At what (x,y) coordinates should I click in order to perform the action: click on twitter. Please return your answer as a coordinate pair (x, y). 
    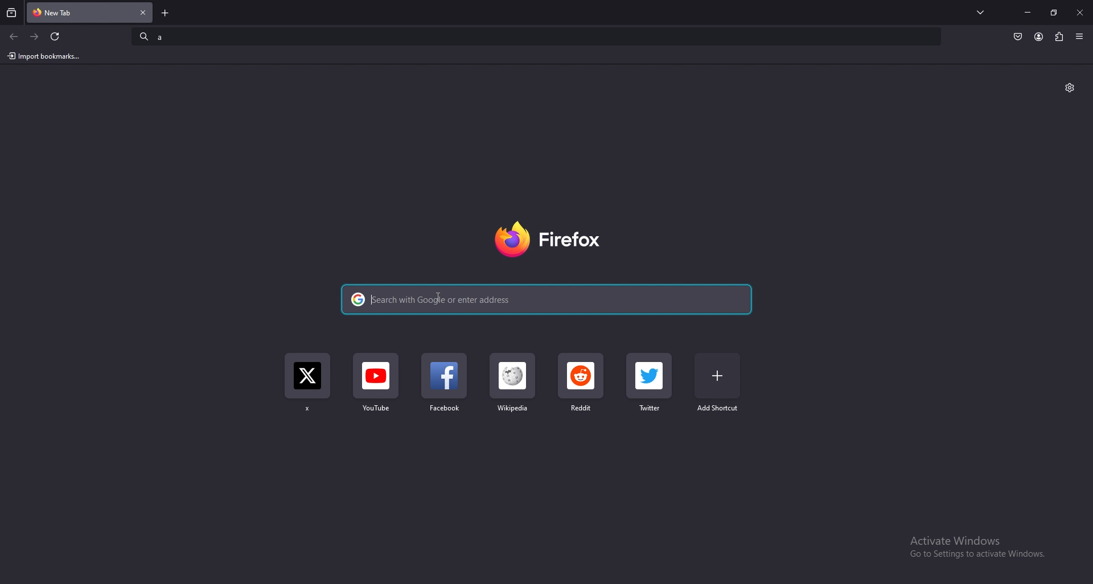
    Looking at the image, I should click on (651, 385).